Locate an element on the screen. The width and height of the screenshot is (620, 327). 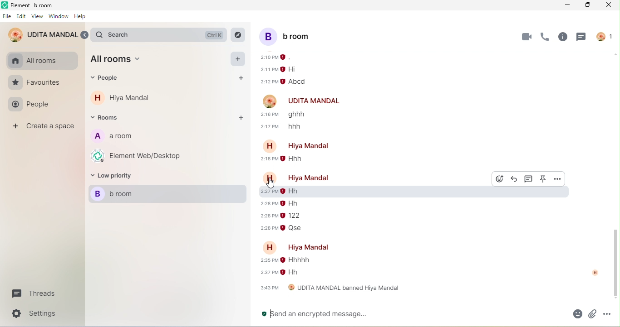
account name-hiya mandal is located at coordinates (301, 247).